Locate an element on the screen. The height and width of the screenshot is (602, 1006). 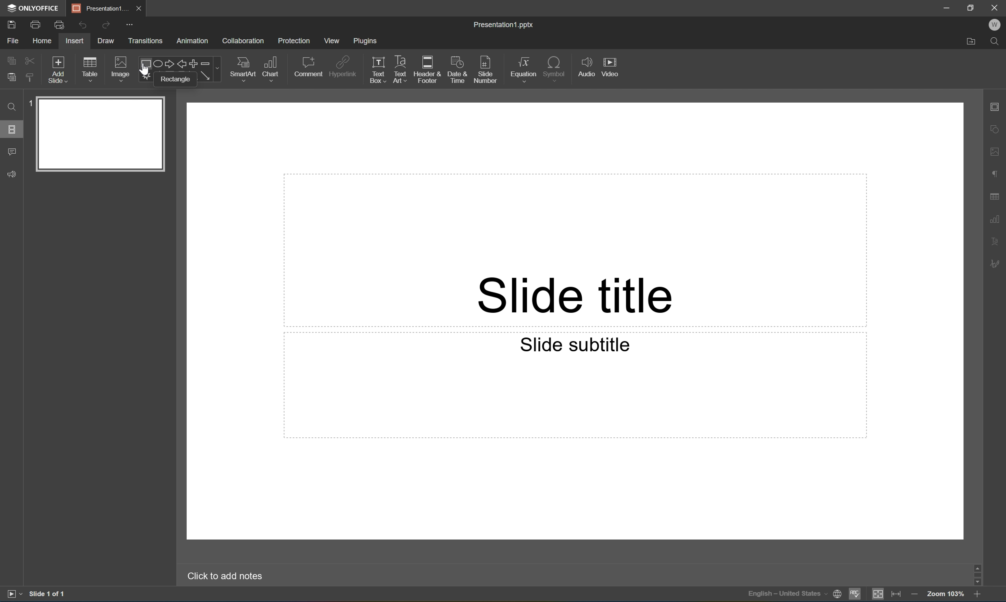
Text Art is located at coordinates (401, 70).